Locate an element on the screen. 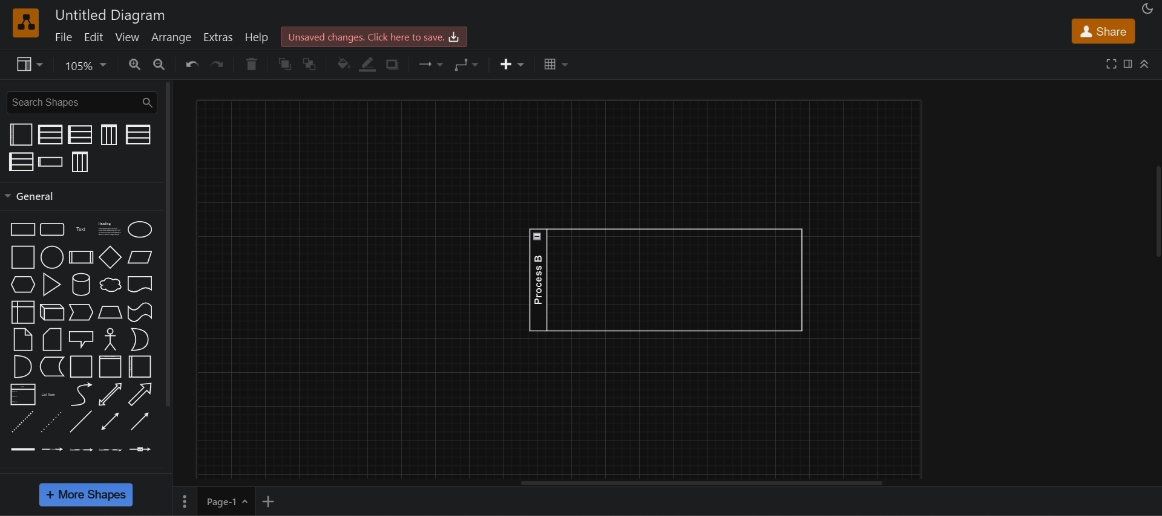  options is located at coordinates (183, 501).